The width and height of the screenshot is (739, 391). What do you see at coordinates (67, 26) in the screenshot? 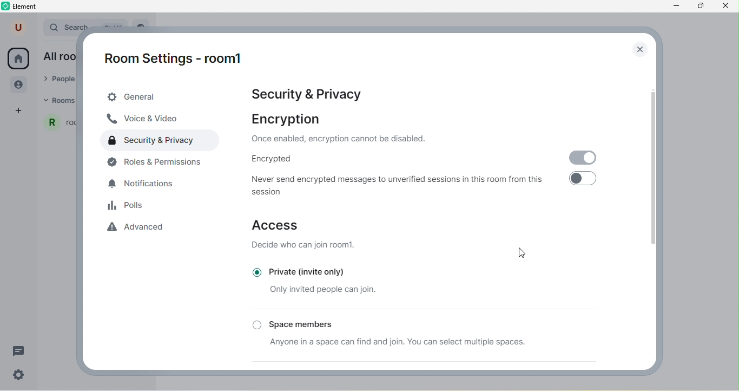
I see `search bar` at bounding box center [67, 26].